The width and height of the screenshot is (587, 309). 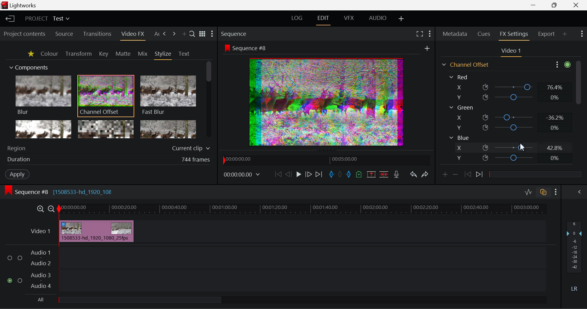 I want to click on Add Panel, so click(x=564, y=34).